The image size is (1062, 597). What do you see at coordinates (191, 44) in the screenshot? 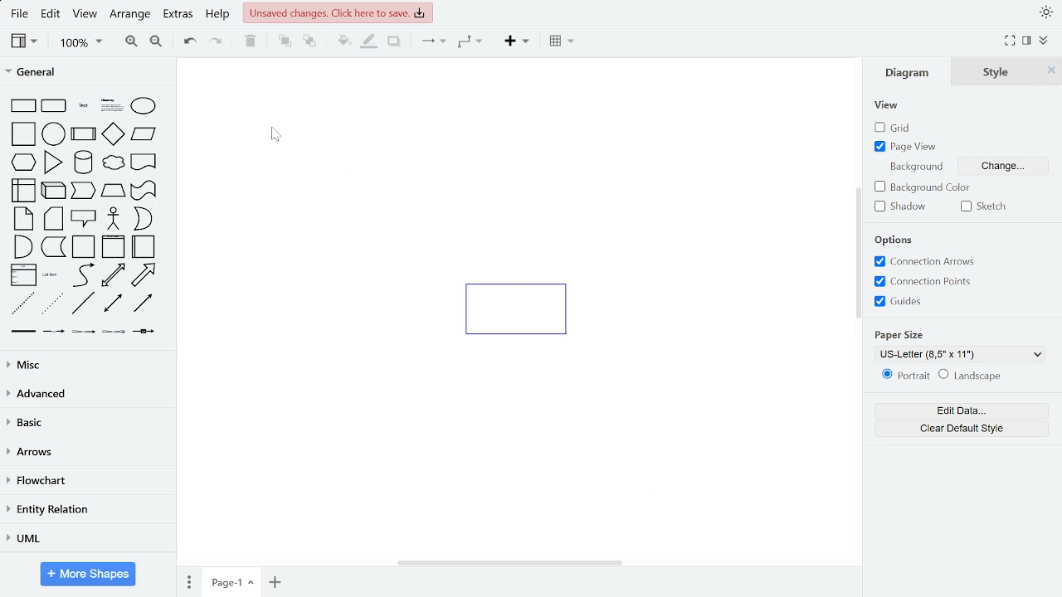
I see `undo` at bounding box center [191, 44].